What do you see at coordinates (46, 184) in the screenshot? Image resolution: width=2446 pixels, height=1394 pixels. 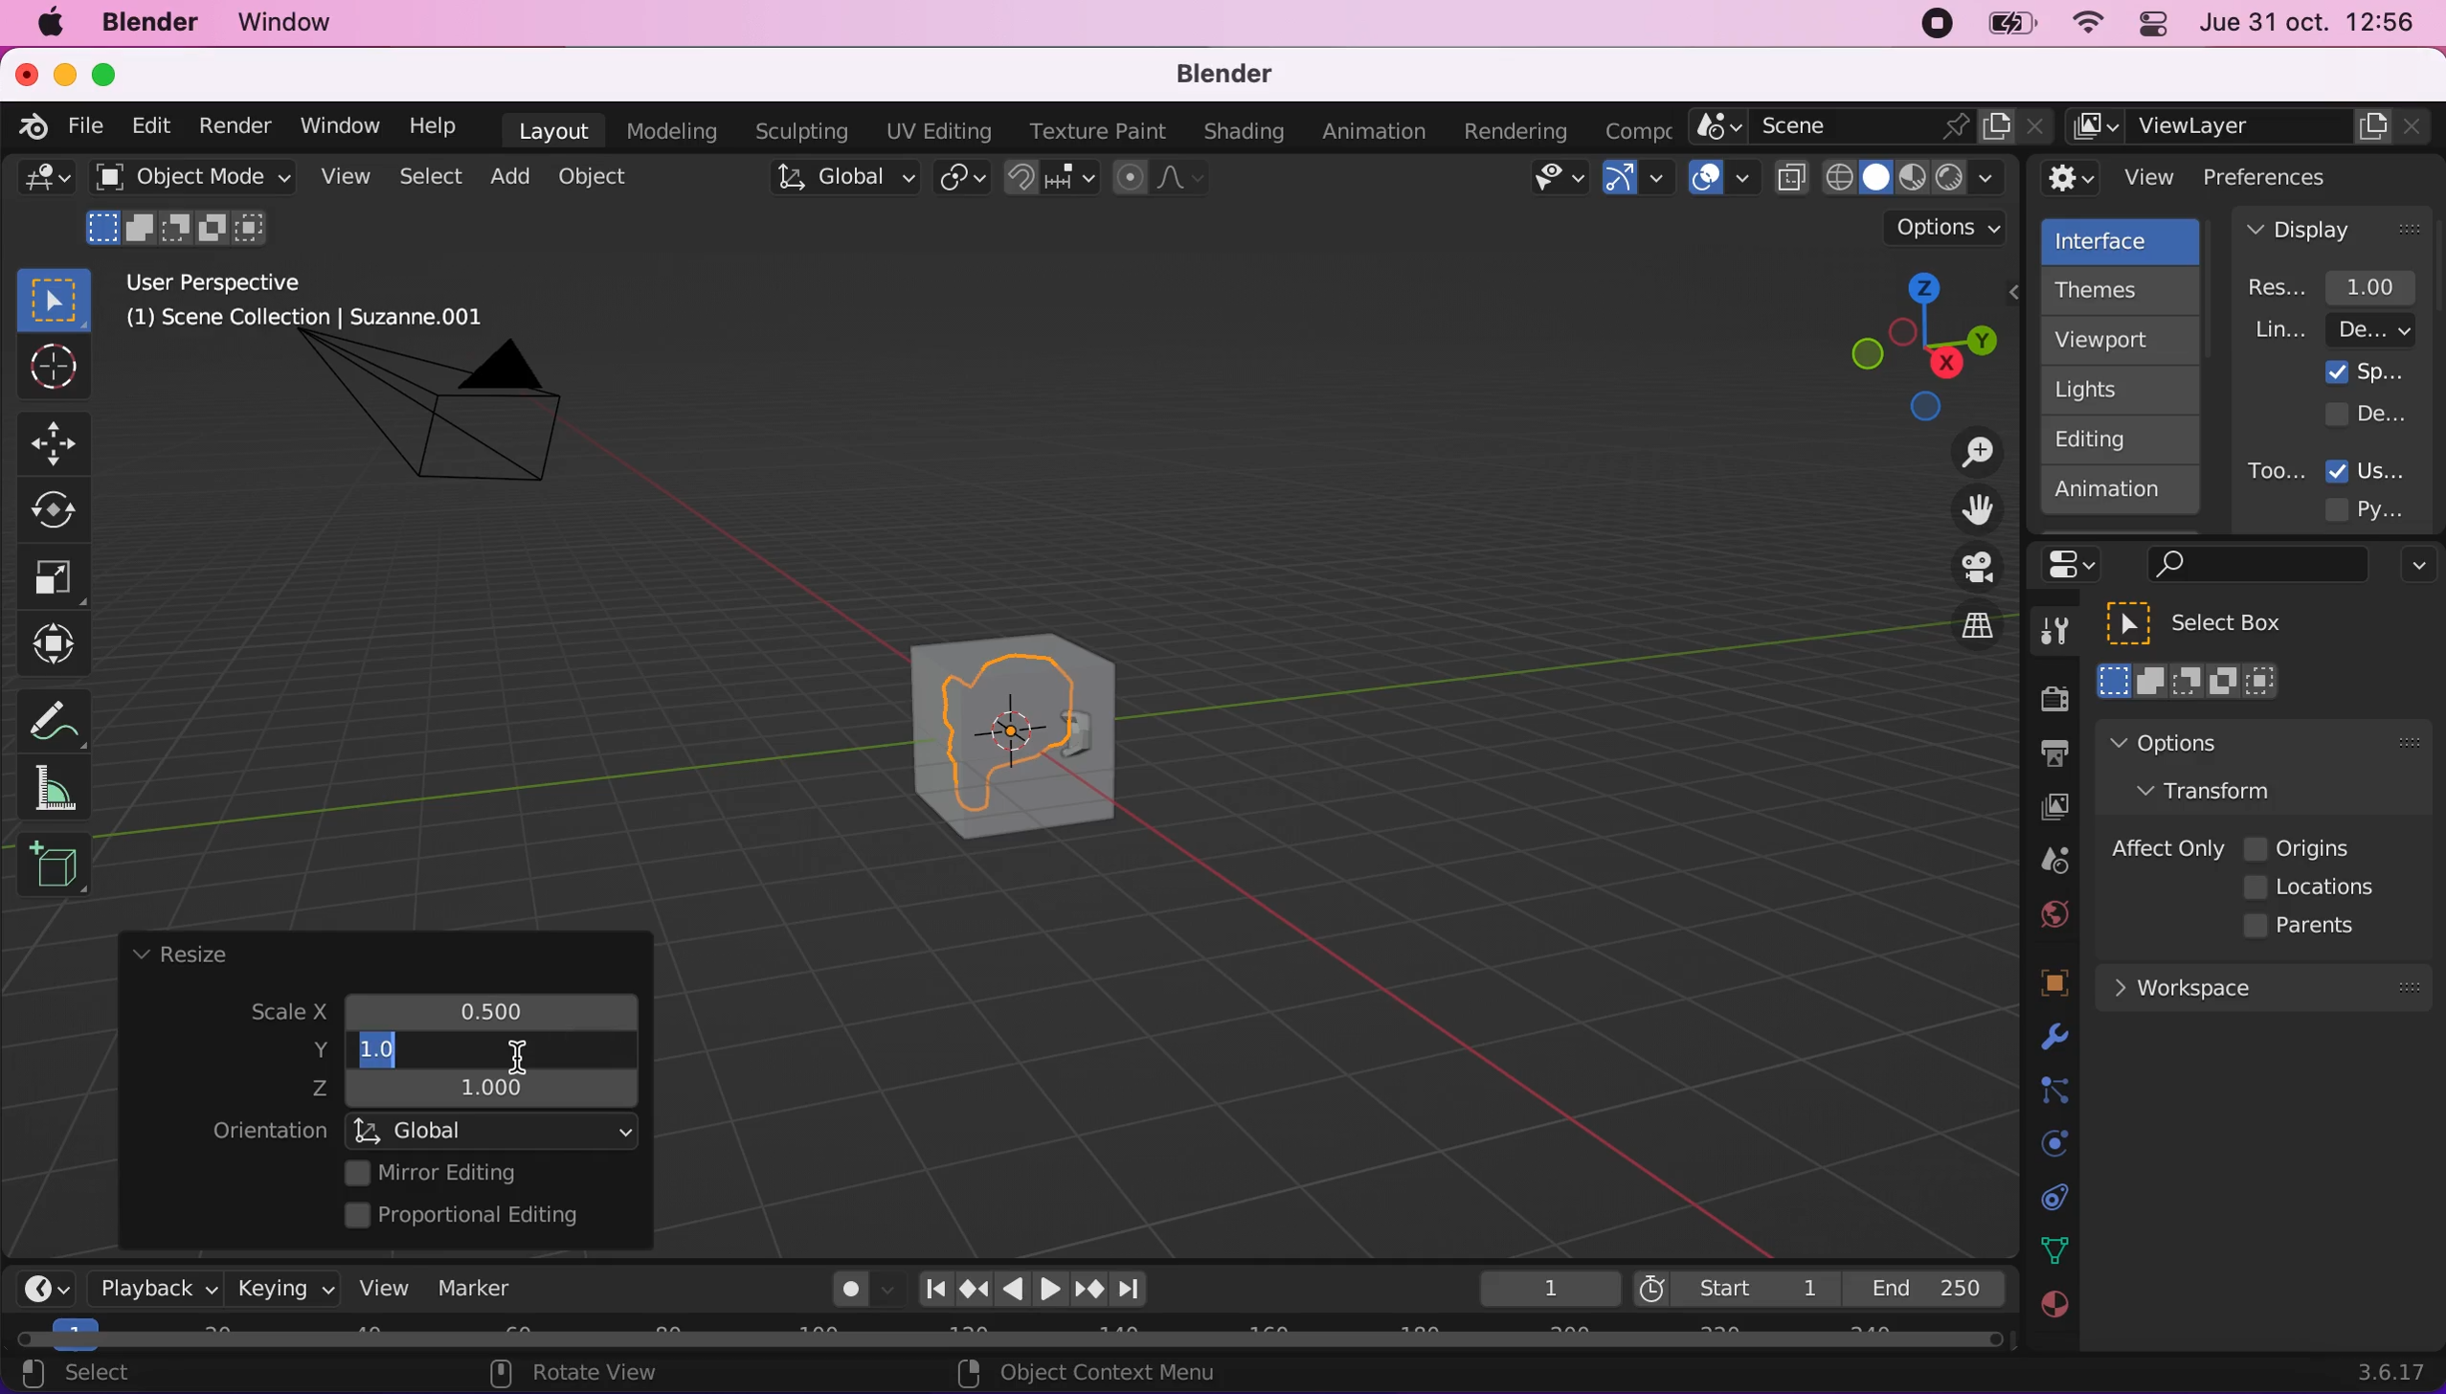 I see `general` at bounding box center [46, 184].